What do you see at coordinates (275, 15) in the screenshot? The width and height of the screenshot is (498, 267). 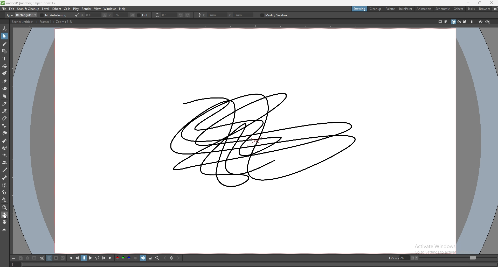 I see `modify savebox` at bounding box center [275, 15].